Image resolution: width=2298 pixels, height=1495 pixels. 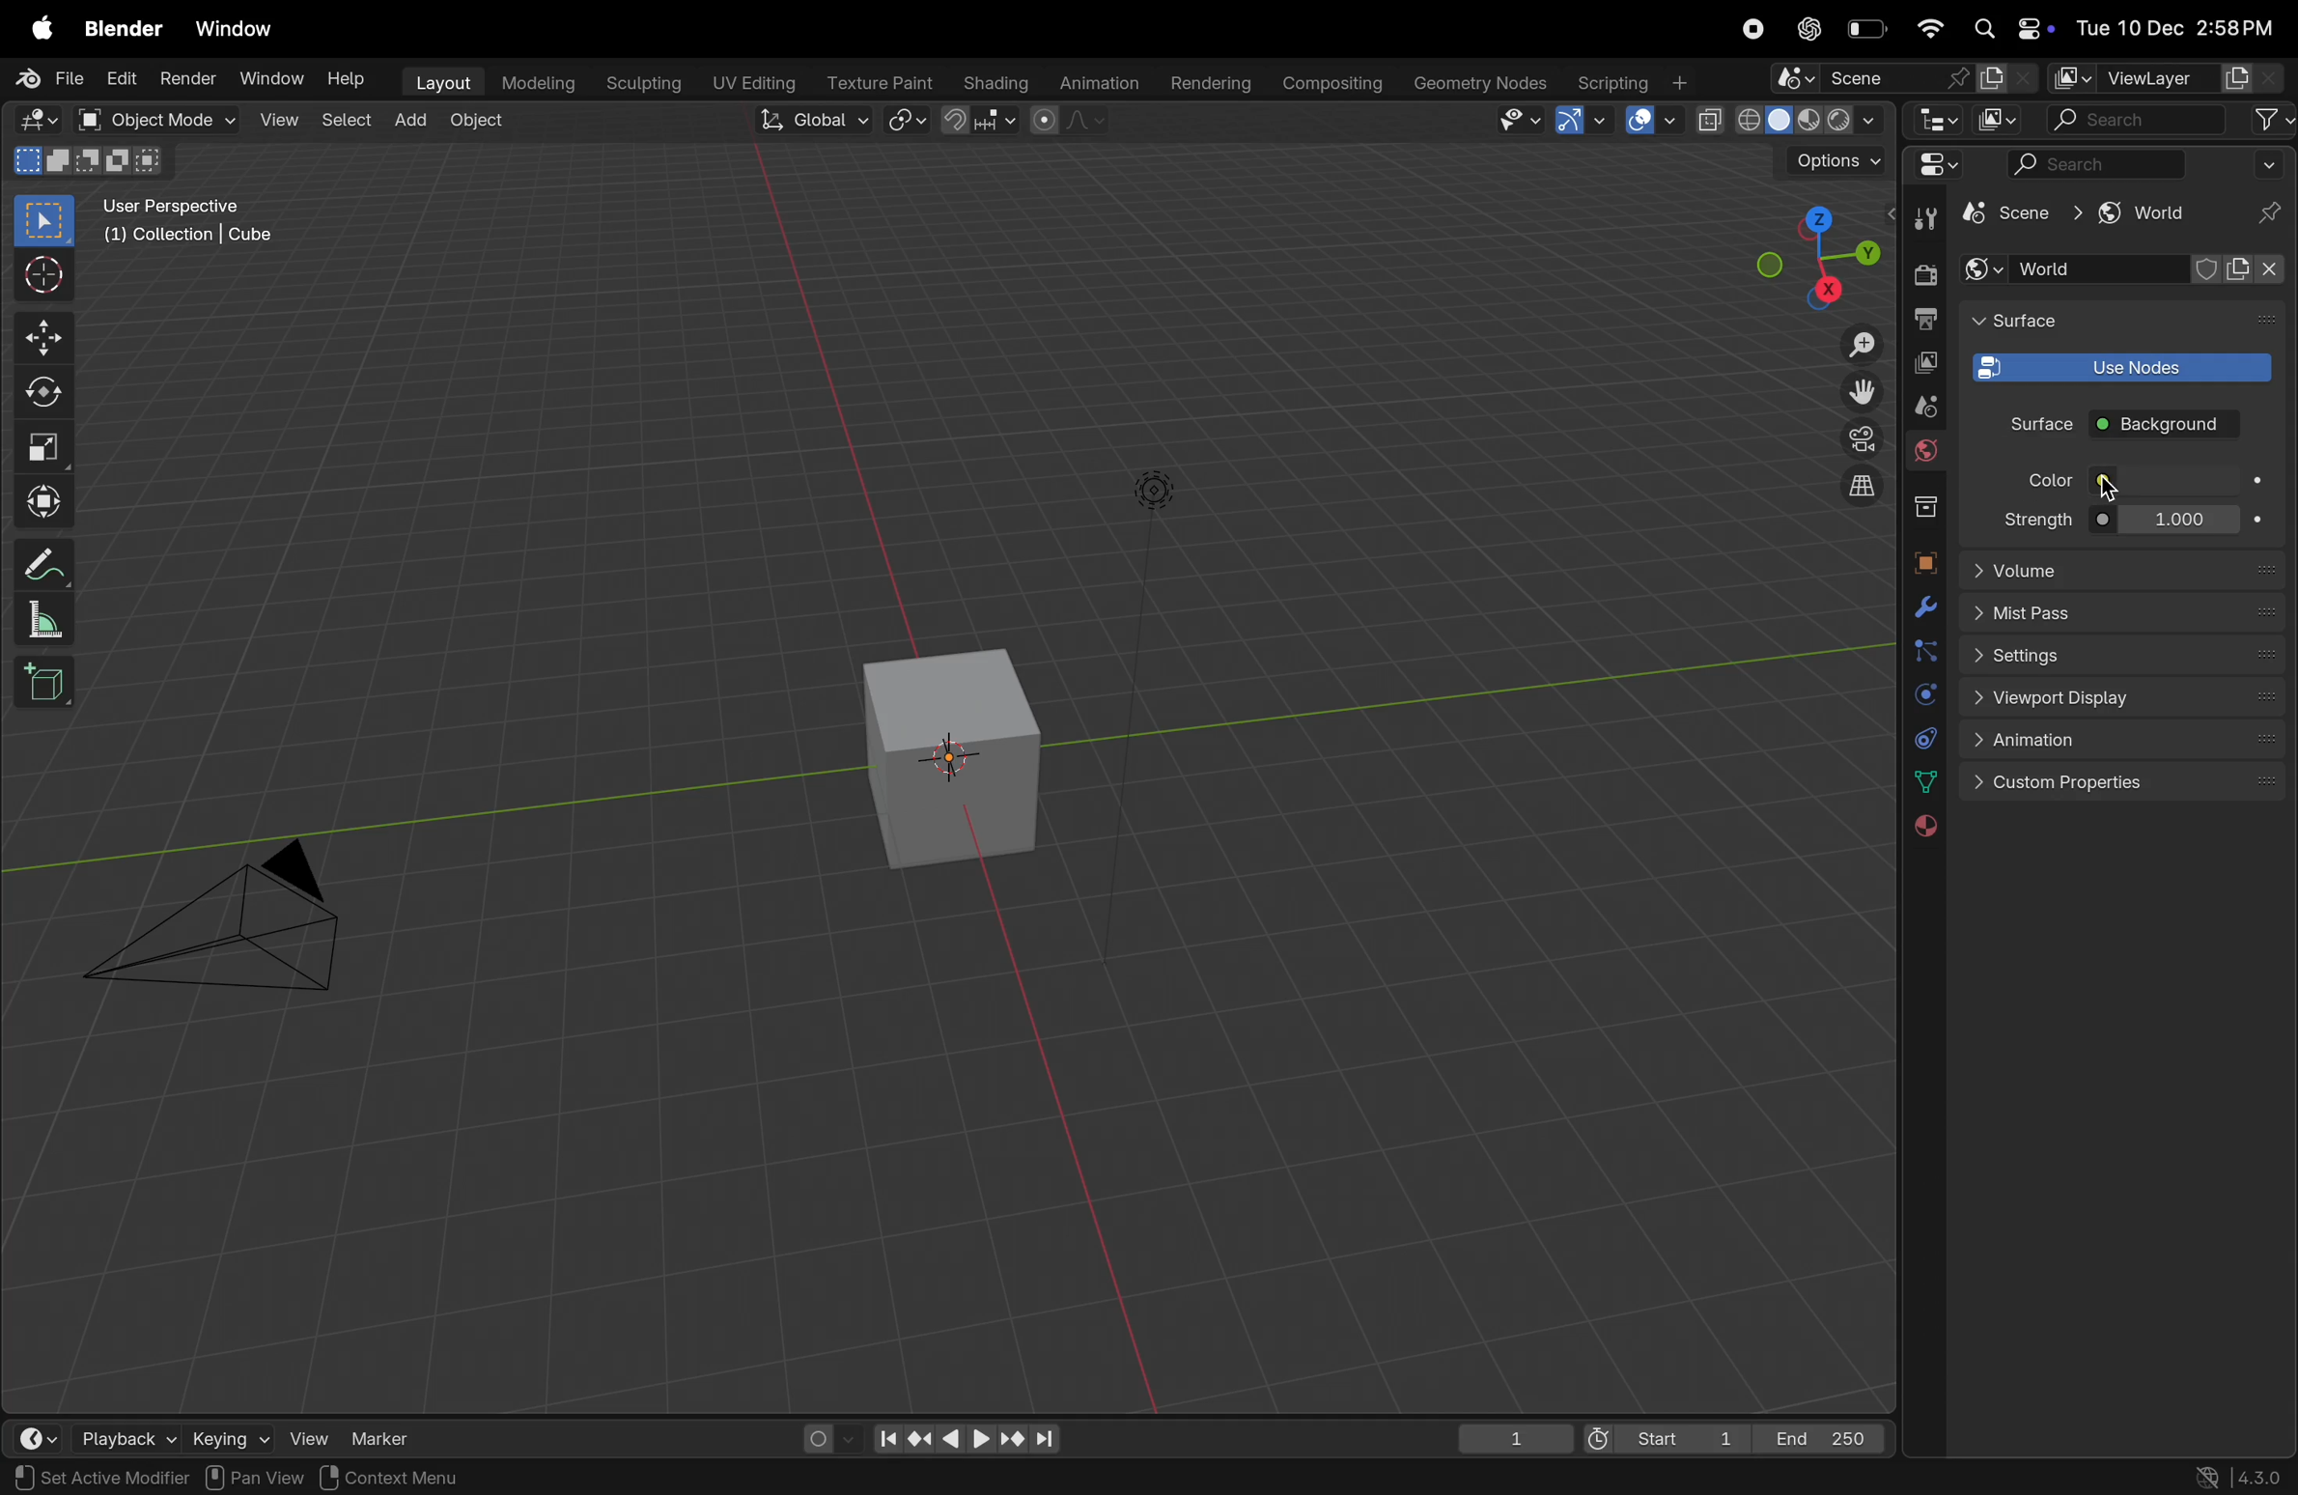 I want to click on World, so click(x=2076, y=269).